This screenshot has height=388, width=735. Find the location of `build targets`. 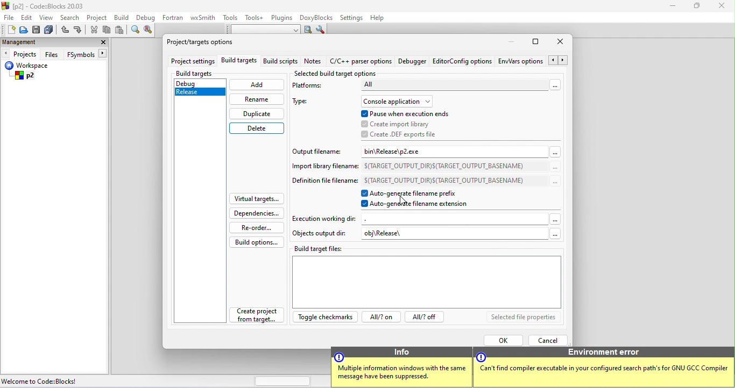

build targets is located at coordinates (239, 62).